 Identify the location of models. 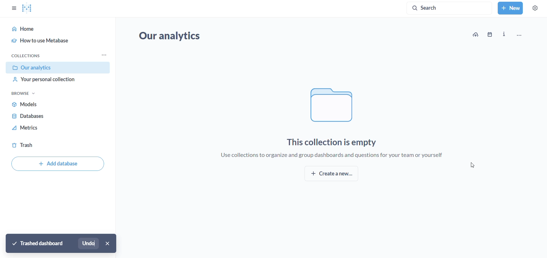
(56, 106).